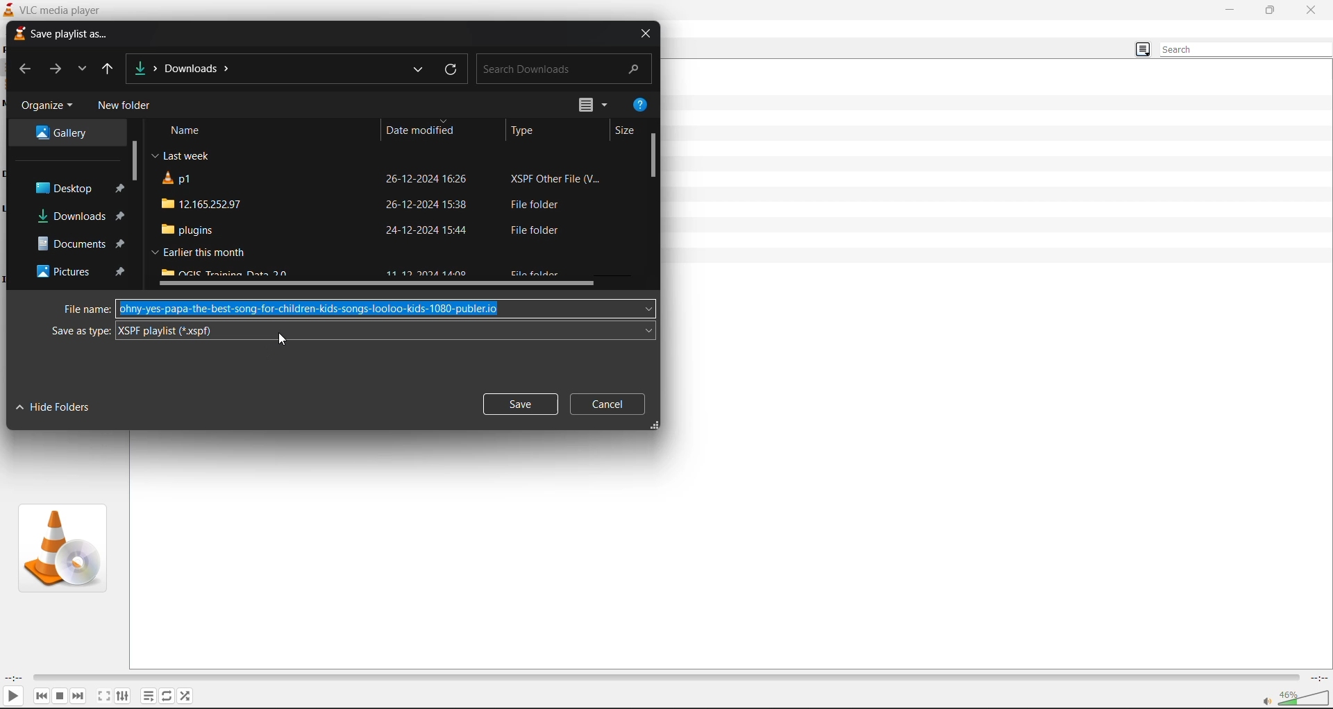  Describe the element at coordinates (46, 104) in the screenshot. I see `organize` at that location.